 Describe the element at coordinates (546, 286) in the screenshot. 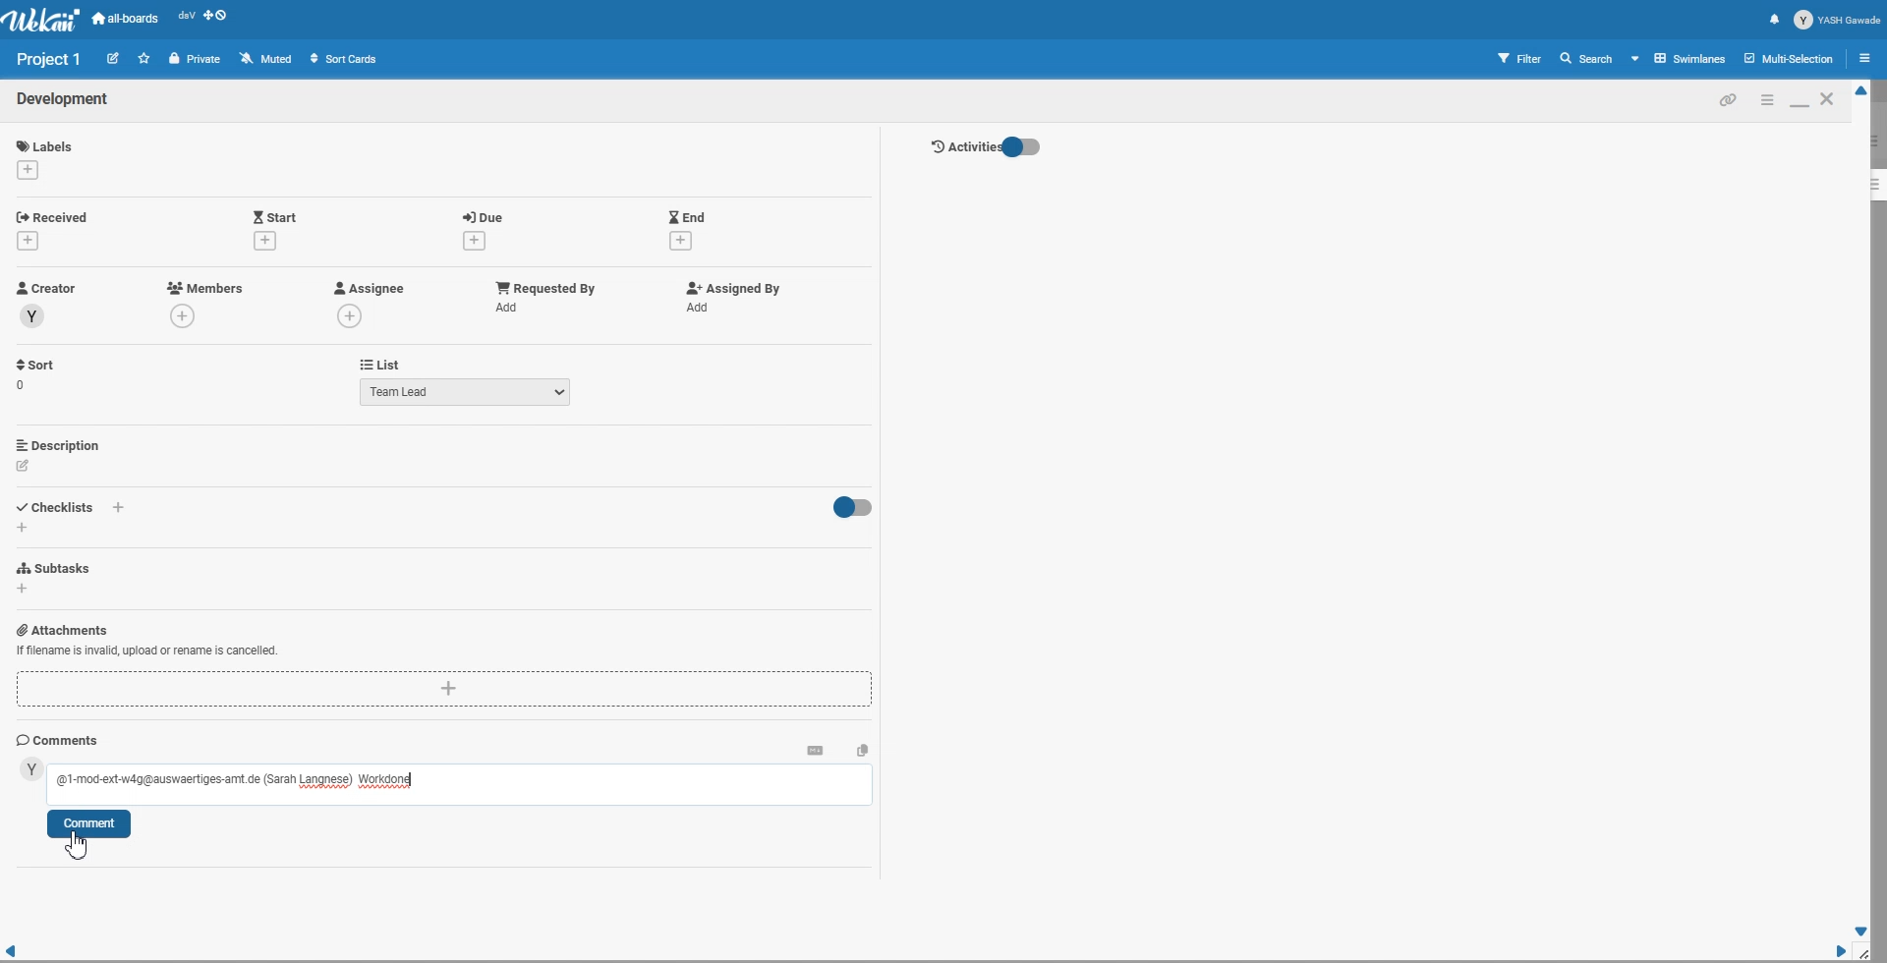

I see `Add Requested by` at that location.